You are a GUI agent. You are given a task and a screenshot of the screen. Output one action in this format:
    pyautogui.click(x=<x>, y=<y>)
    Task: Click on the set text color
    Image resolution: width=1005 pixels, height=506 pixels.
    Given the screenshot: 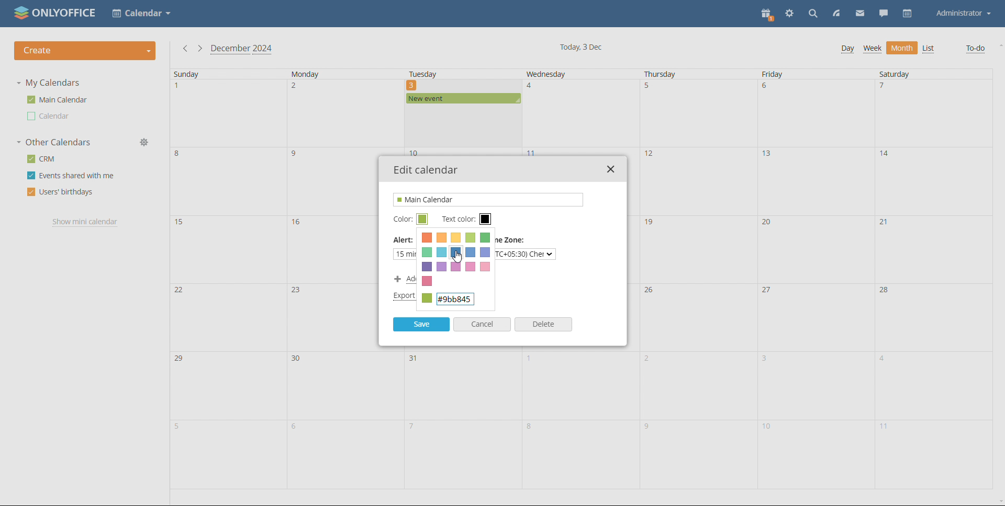 What is the action you would take?
    pyautogui.click(x=486, y=220)
    